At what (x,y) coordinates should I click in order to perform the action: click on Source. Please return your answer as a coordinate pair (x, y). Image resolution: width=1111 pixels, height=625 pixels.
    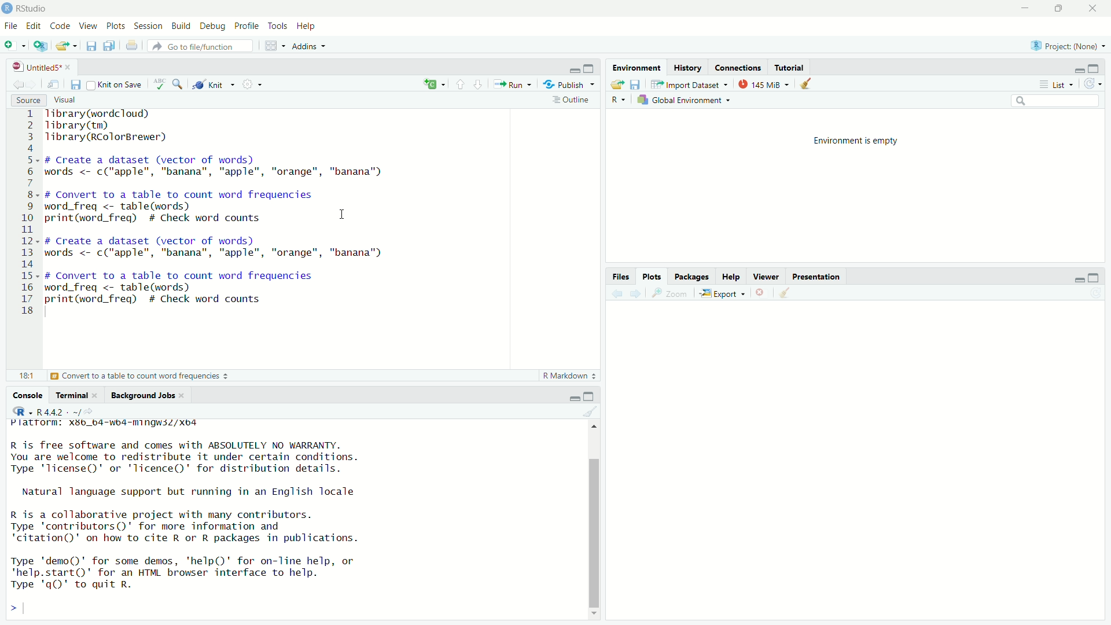
    Looking at the image, I should click on (27, 100).